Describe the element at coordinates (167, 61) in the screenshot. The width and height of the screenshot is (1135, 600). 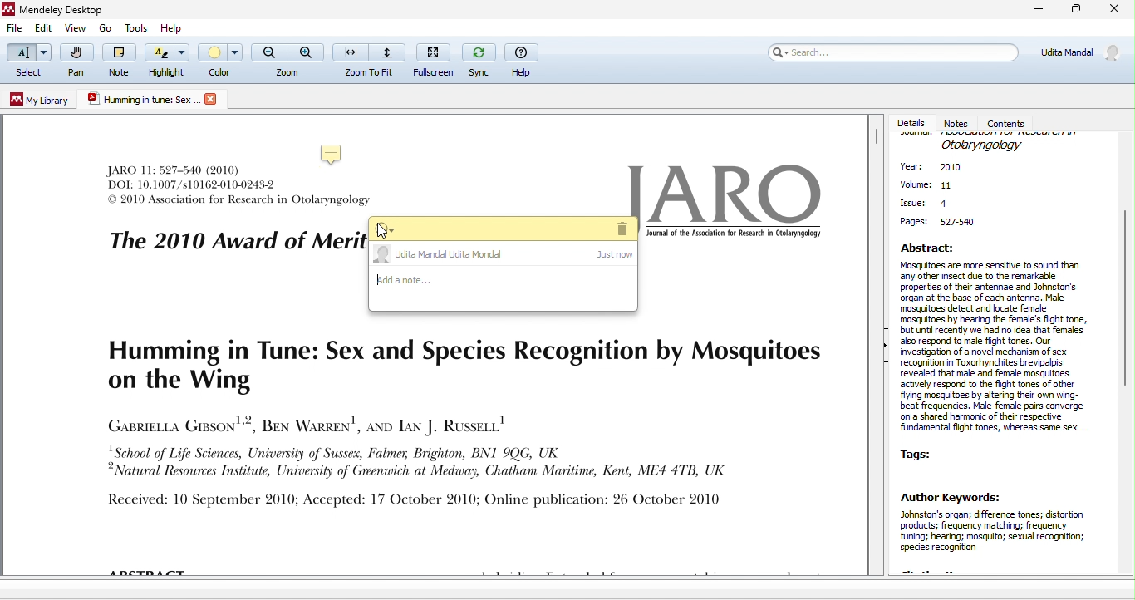
I see `highlight` at that location.